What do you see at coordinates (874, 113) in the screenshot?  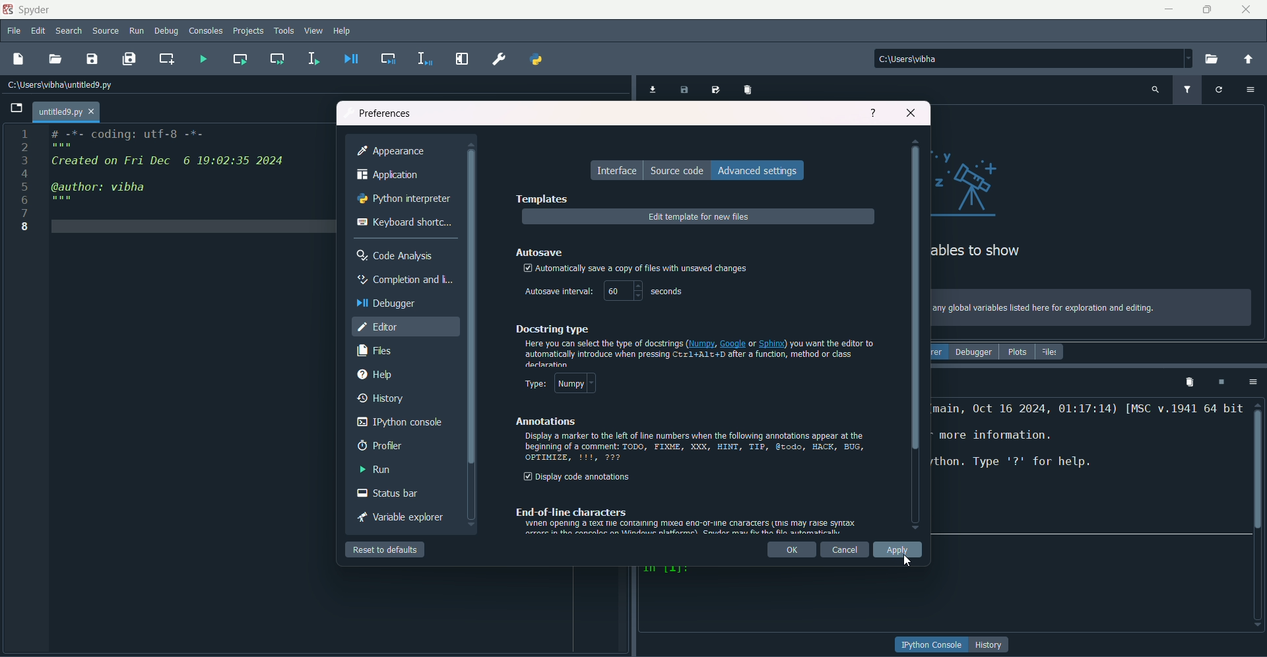 I see `help` at bounding box center [874, 113].